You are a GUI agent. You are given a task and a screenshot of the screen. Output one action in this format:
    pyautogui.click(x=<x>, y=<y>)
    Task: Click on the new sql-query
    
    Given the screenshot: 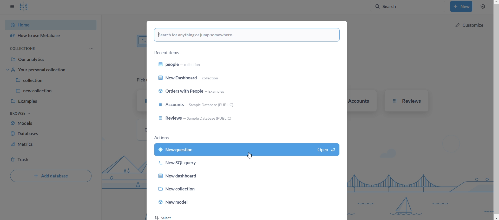 What is the action you would take?
    pyautogui.click(x=244, y=163)
    